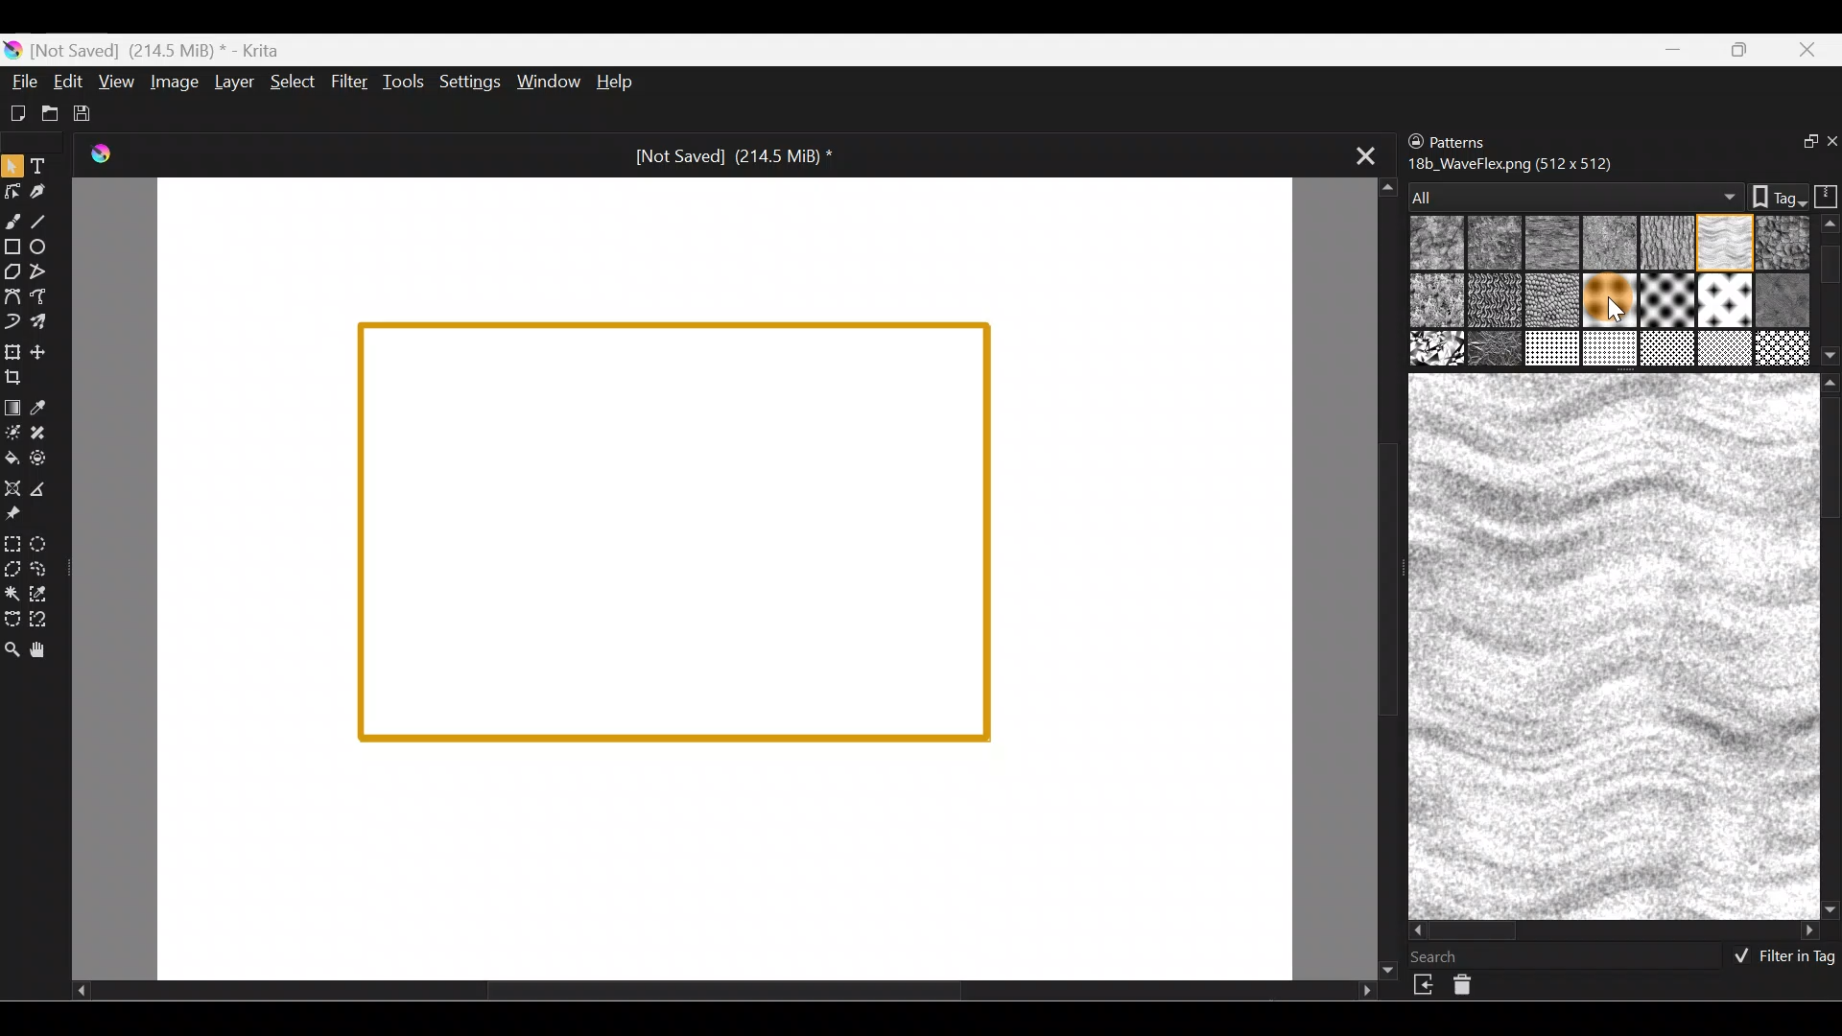  I want to click on Save, so click(84, 110).